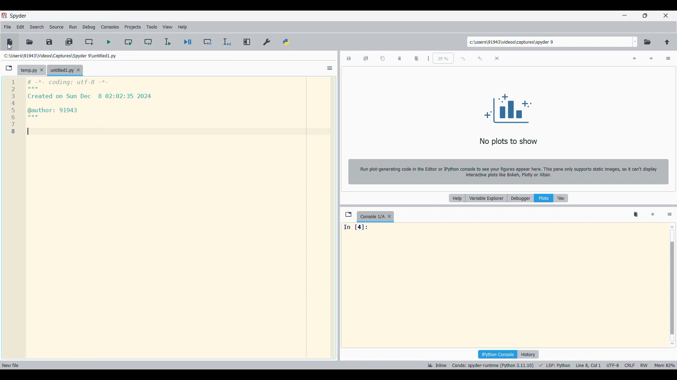  What do you see at coordinates (372, 217) in the screenshot?
I see `Current tab` at bounding box center [372, 217].